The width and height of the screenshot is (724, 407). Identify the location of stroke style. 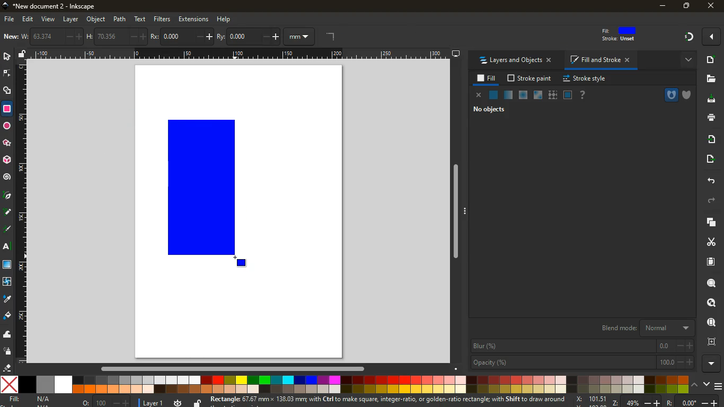
(585, 79).